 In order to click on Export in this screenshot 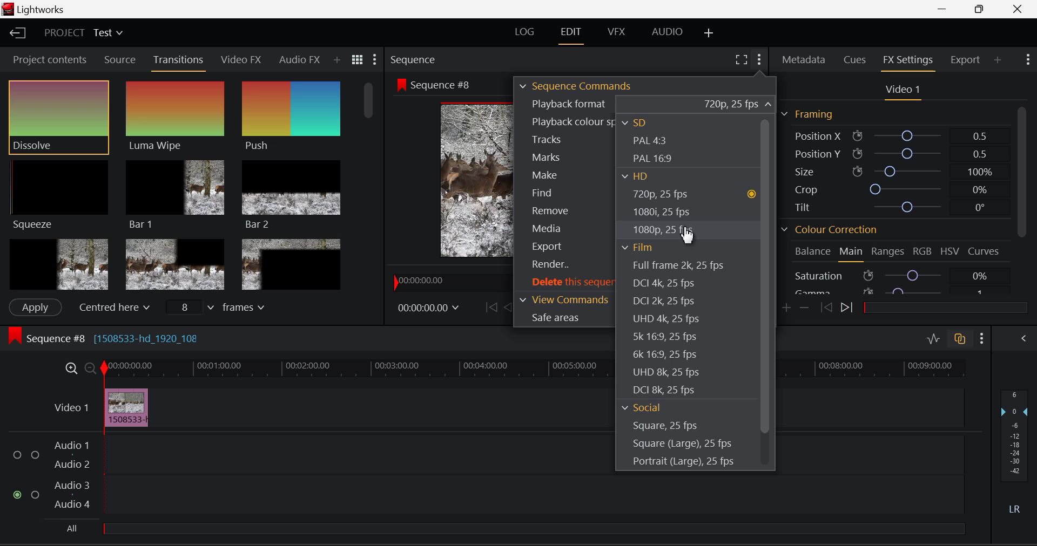, I will do `click(564, 245)`.